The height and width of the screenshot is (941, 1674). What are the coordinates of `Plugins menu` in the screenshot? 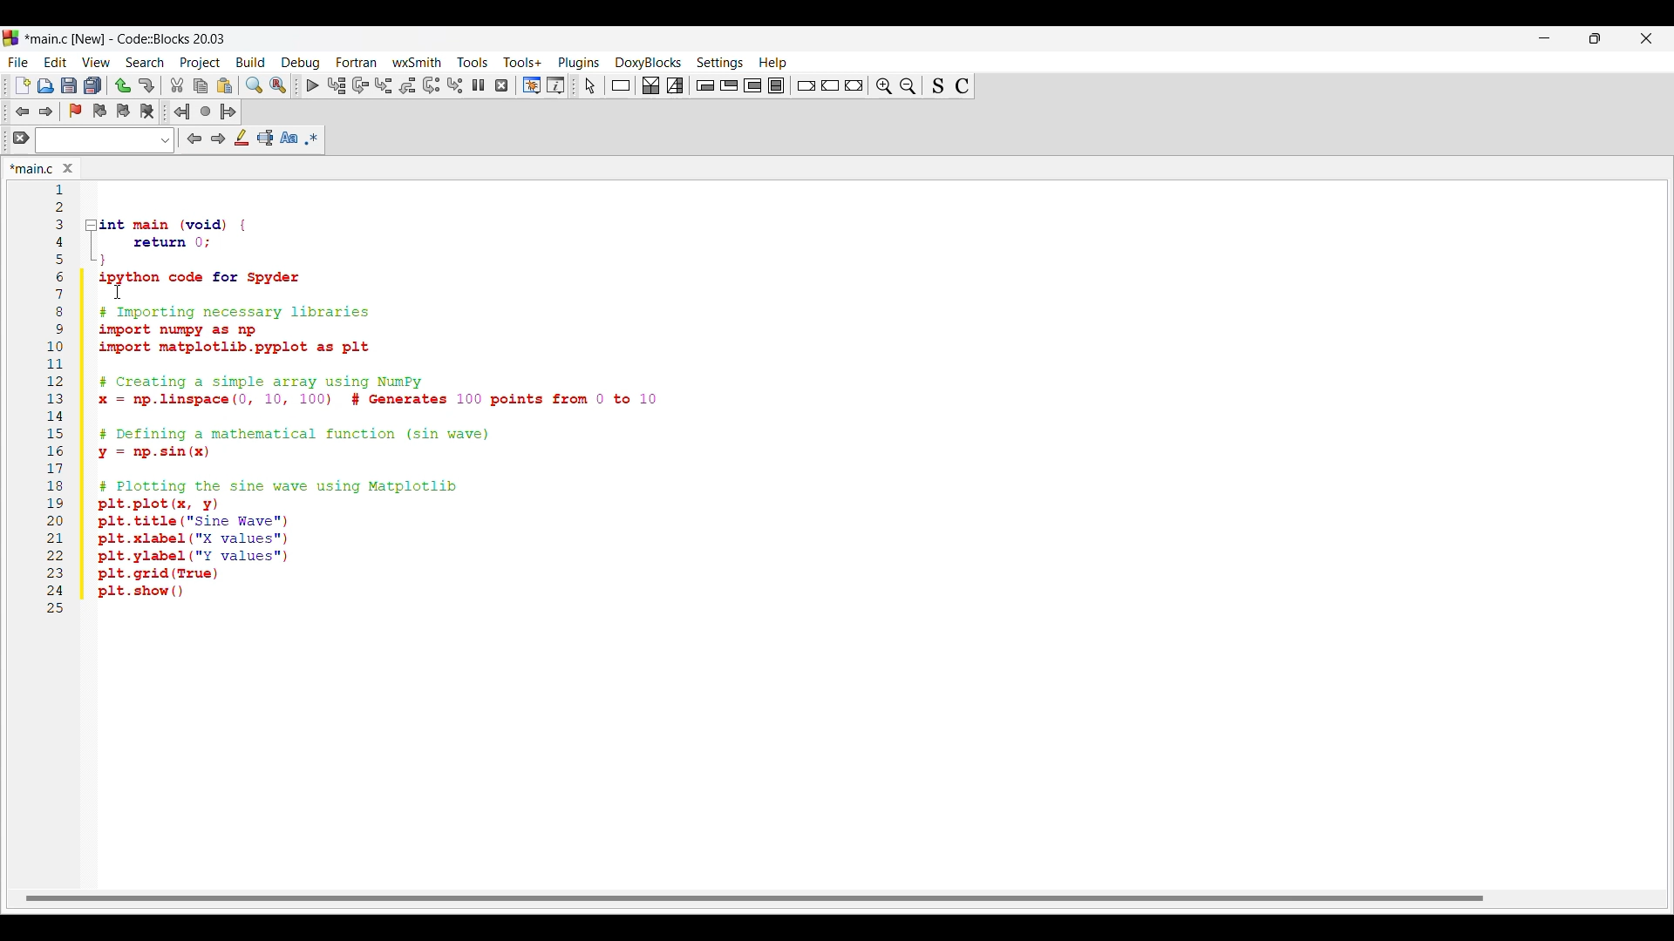 It's located at (579, 63).